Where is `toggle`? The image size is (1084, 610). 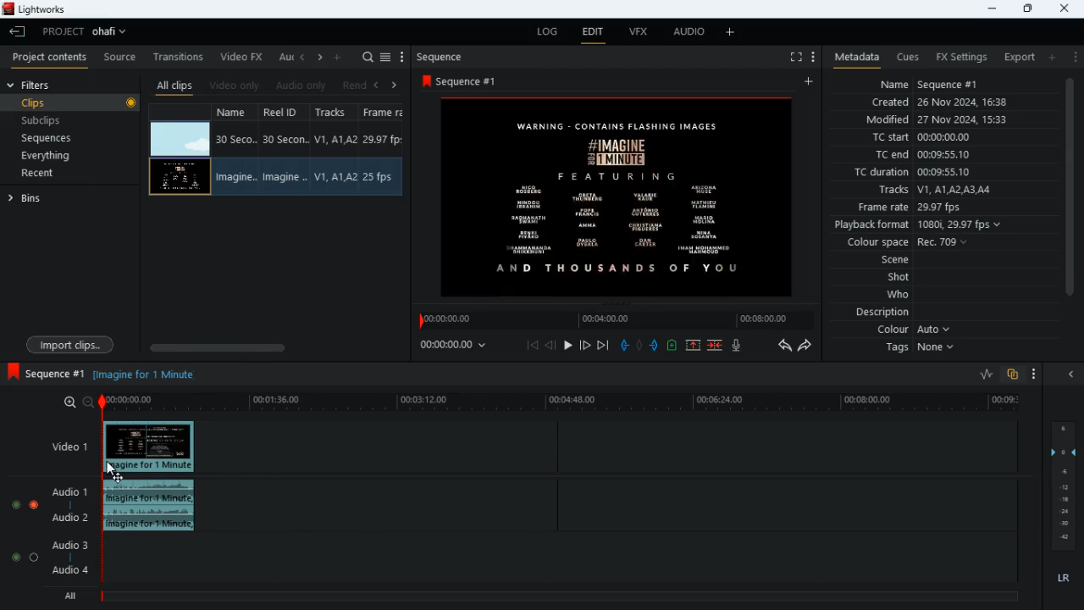
toggle is located at coordinates (15, 506).